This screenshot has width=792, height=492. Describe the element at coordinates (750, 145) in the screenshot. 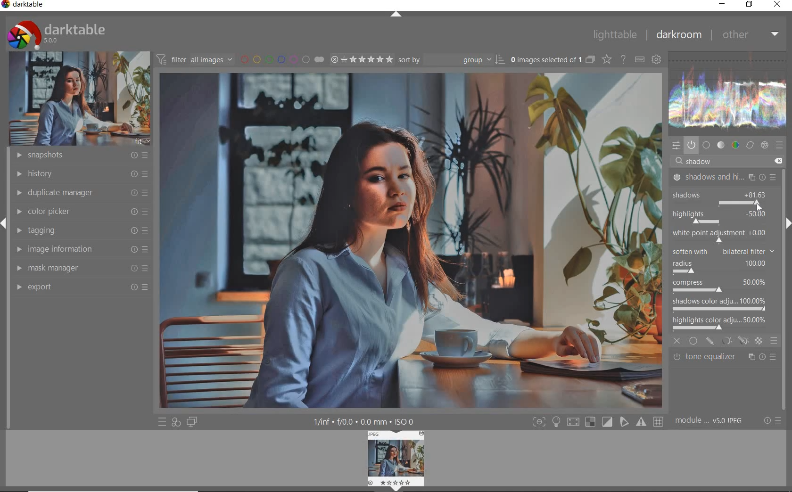

I see `correct` at that location.